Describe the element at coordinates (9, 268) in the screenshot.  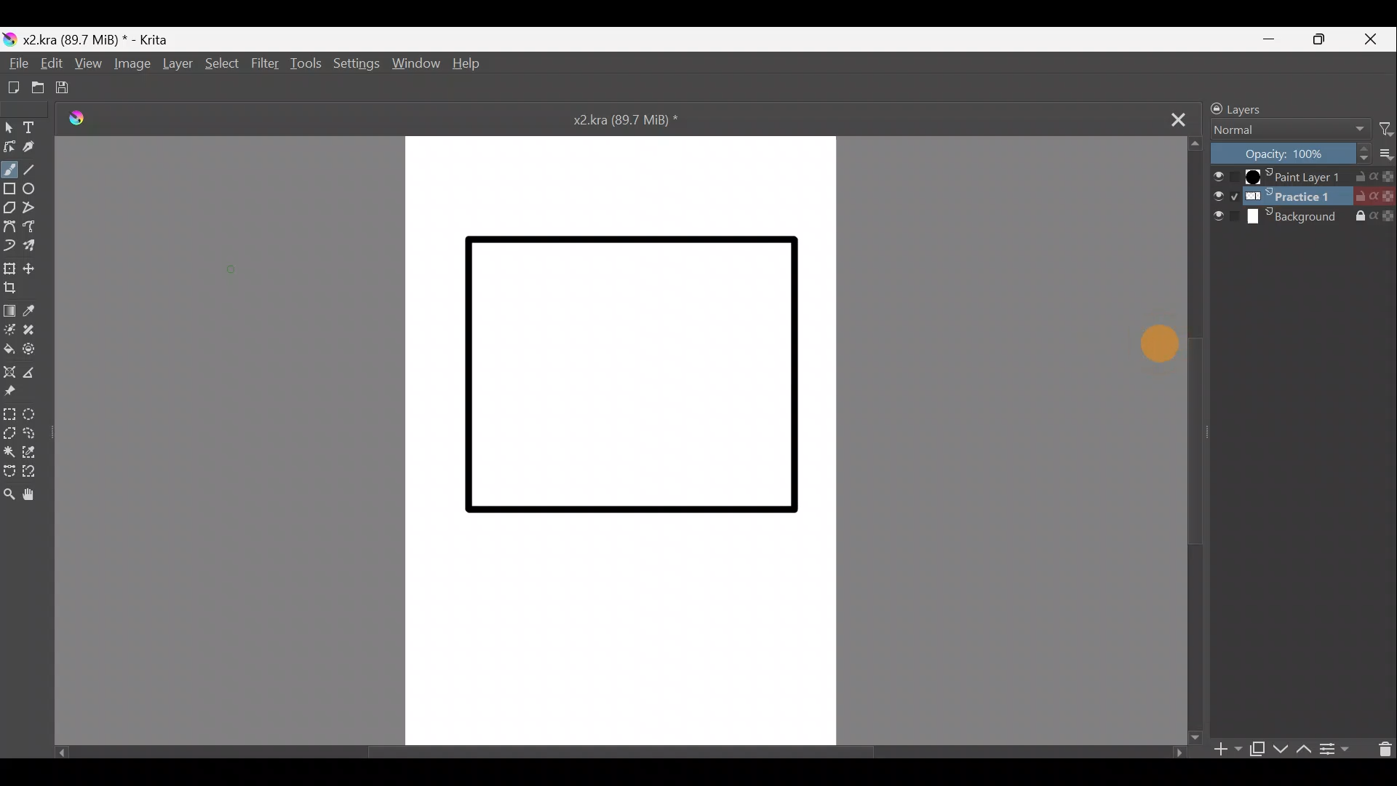
I see `Transform a layer/selection` at that location.